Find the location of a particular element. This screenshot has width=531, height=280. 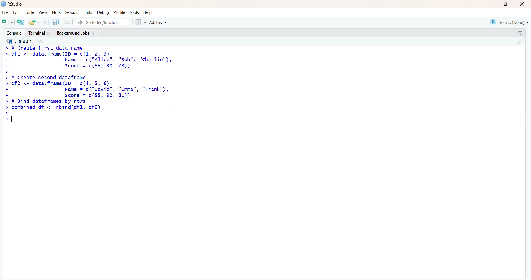

Console is located at coordinates (14, 33).